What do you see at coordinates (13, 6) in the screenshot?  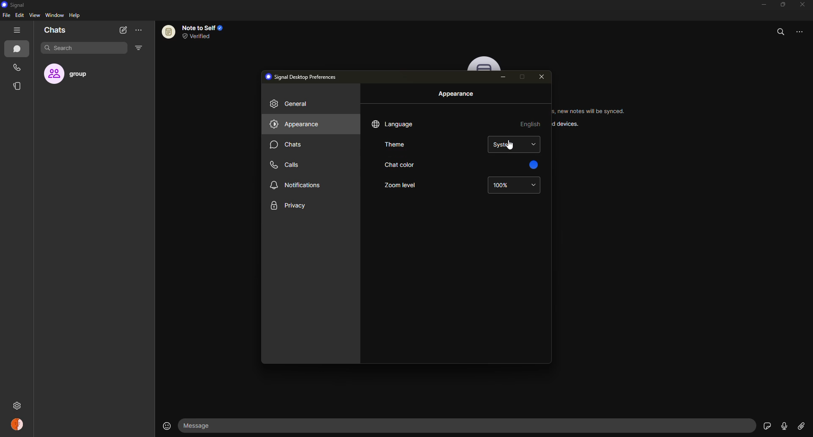 I see `signal` at bounding box center [13, 6].